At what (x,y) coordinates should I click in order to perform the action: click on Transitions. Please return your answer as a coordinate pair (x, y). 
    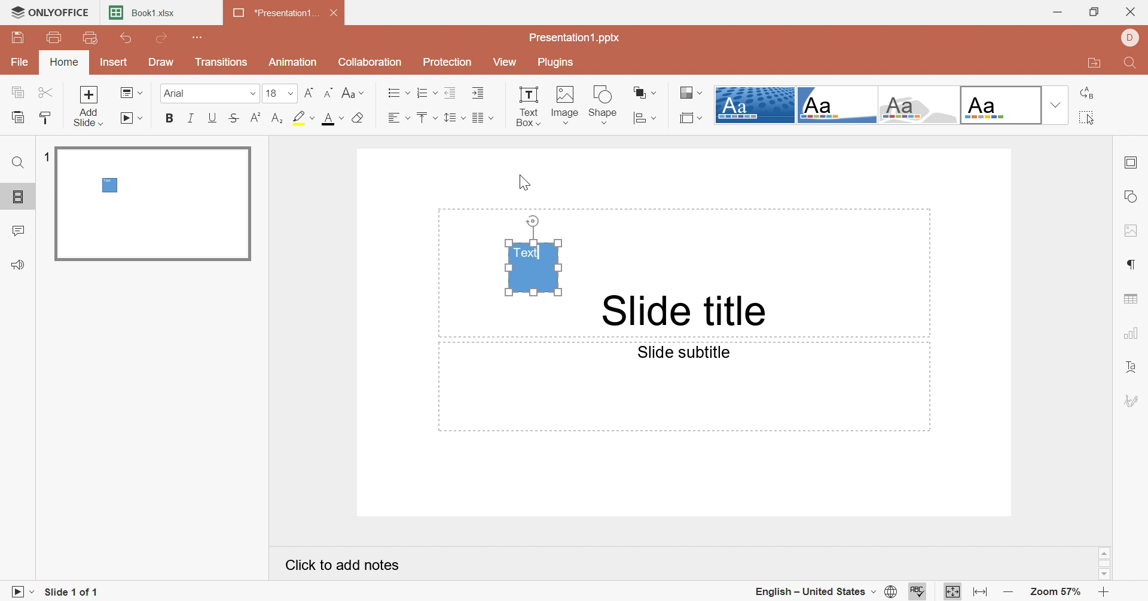
    Looking at the image, I should click on (222, 65).